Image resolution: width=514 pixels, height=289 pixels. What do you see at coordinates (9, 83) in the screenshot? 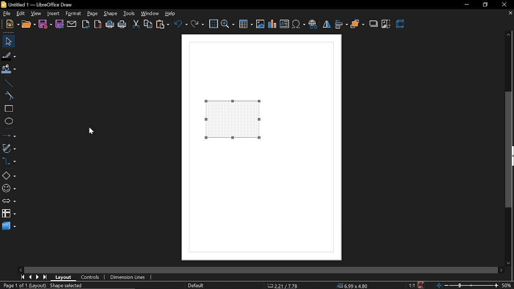
I see `line` at bounding box center [9, 83].